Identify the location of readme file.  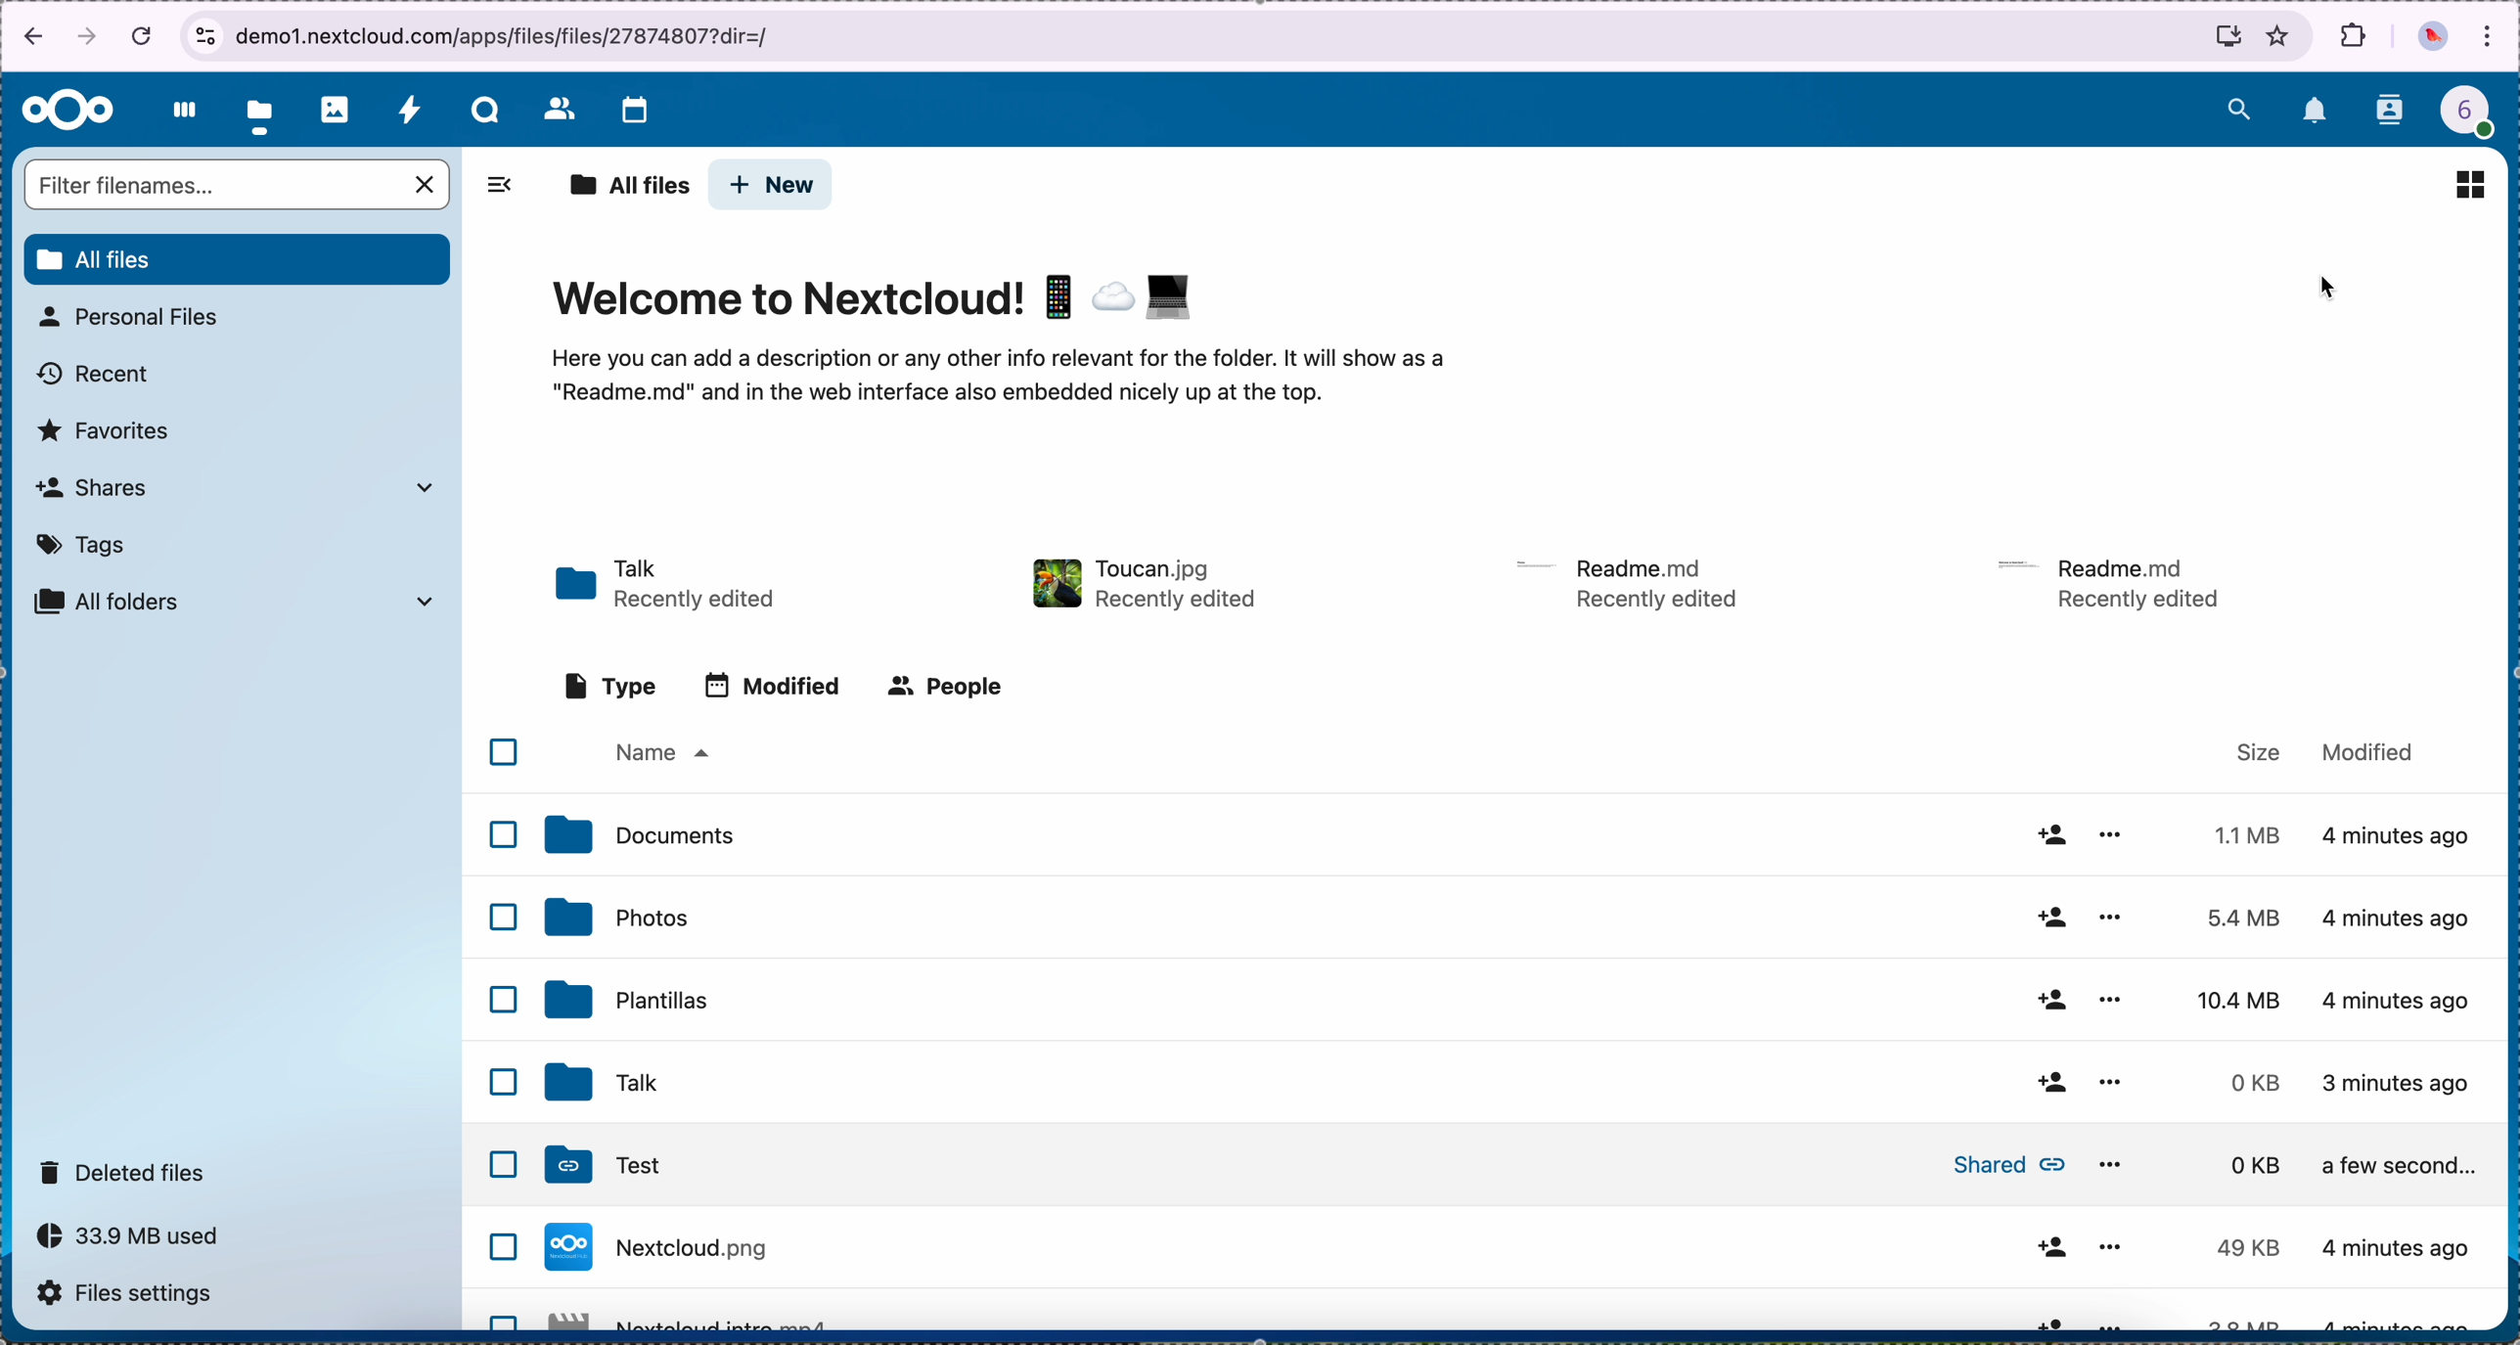
(1632, 581).